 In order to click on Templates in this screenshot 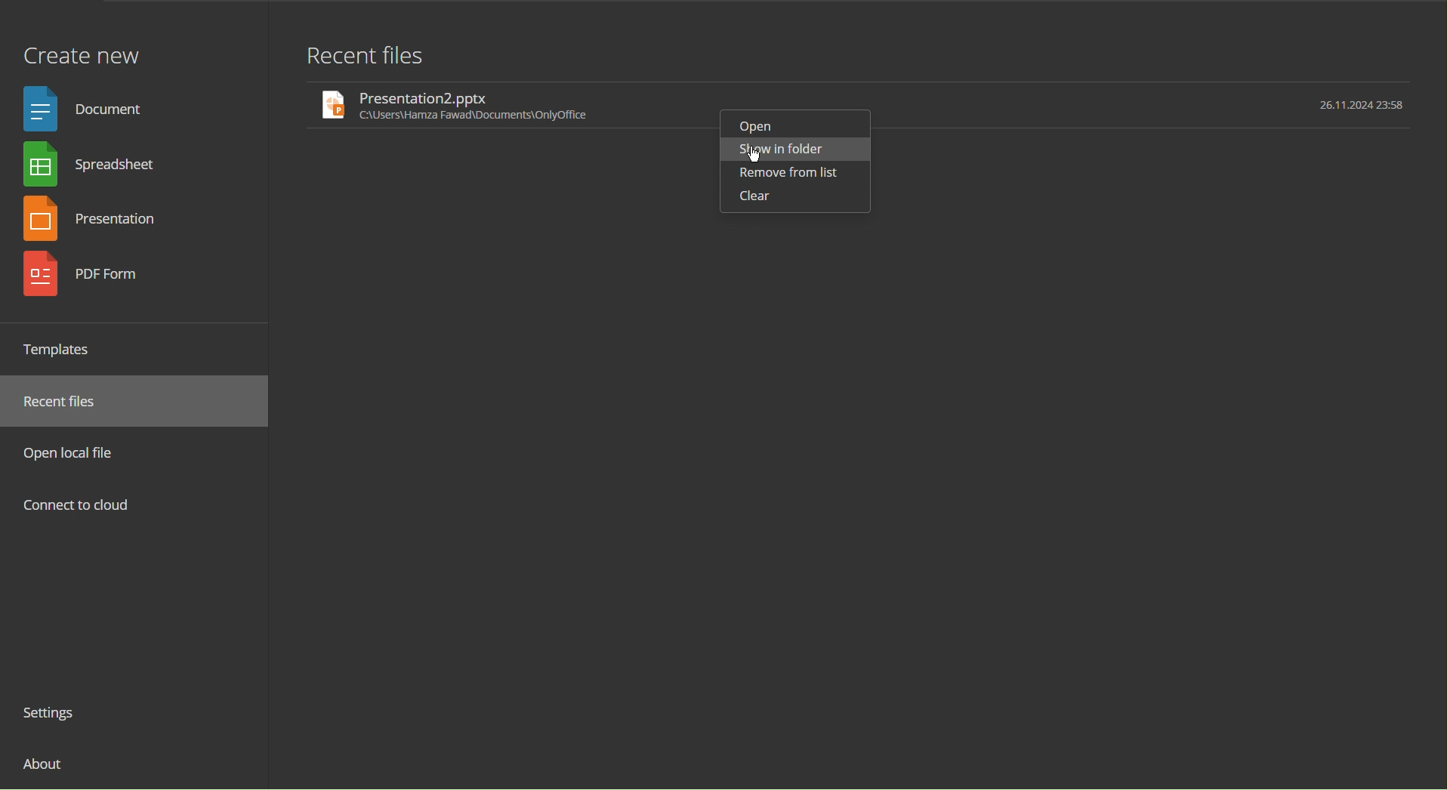, I will do `click(63, 349)`.